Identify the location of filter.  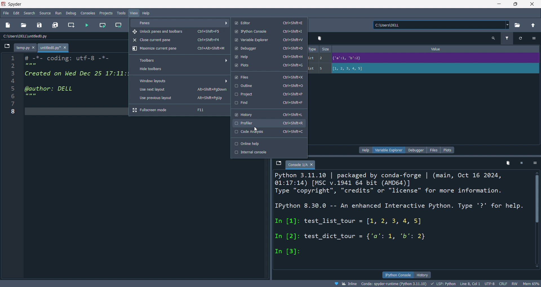
(507, 39).